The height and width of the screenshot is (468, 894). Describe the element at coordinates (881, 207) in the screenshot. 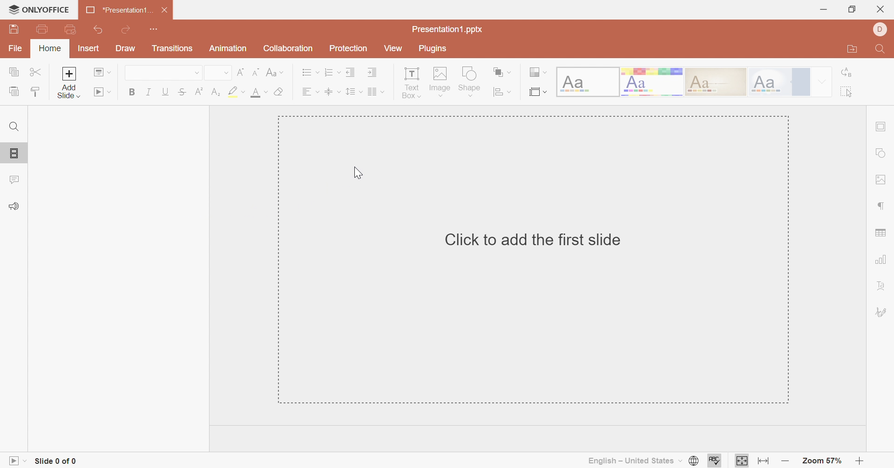

I see `Paragraph settings` at that location.